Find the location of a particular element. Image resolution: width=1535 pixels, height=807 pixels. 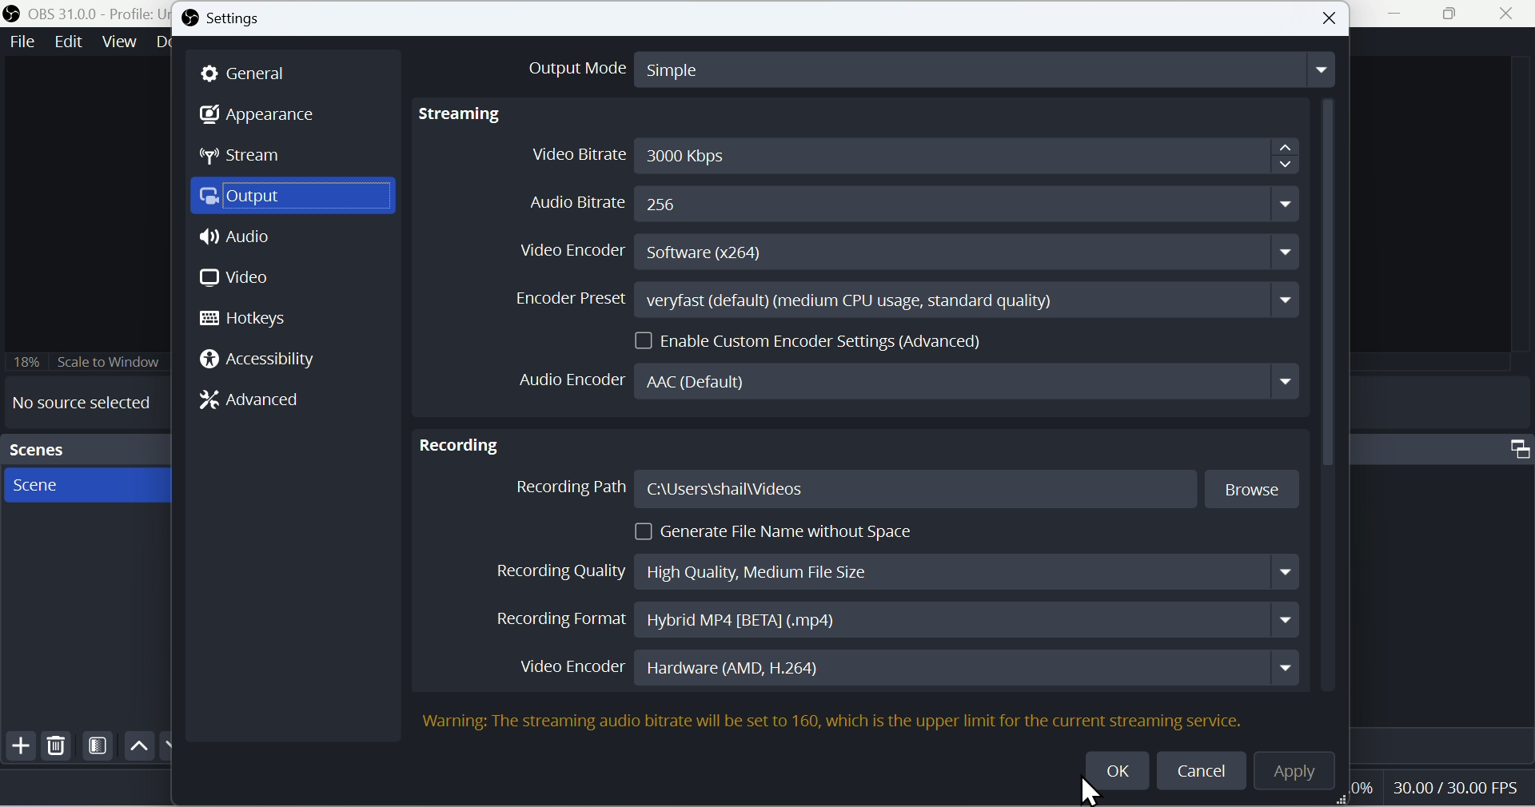

Encoder Preset is located at coordinates (901, 300).